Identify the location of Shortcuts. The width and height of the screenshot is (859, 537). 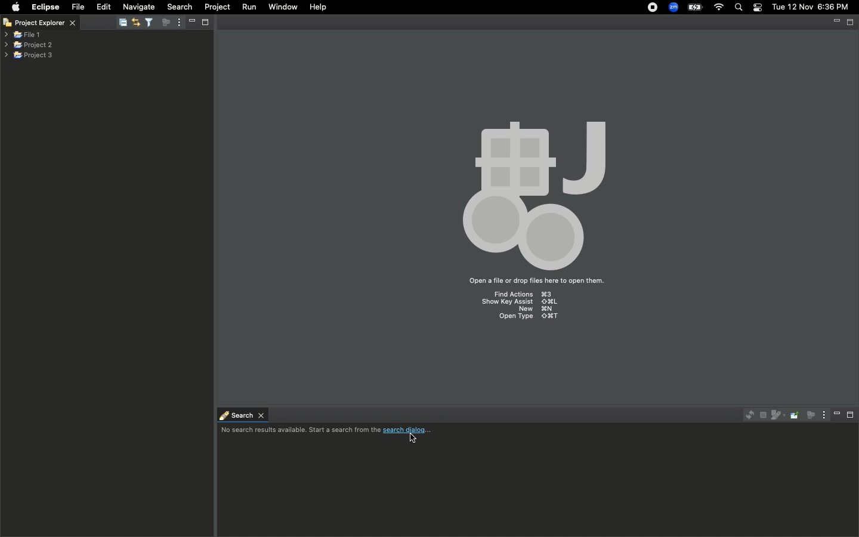
(523, 308).